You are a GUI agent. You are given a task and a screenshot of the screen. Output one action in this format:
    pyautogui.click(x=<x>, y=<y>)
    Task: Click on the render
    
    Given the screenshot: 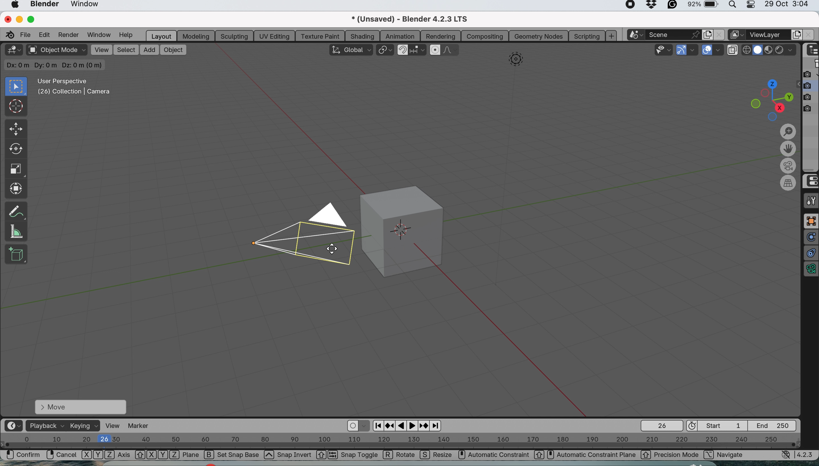 What is the action you would take?
    pyautogui.click(x=68, y=35)
    